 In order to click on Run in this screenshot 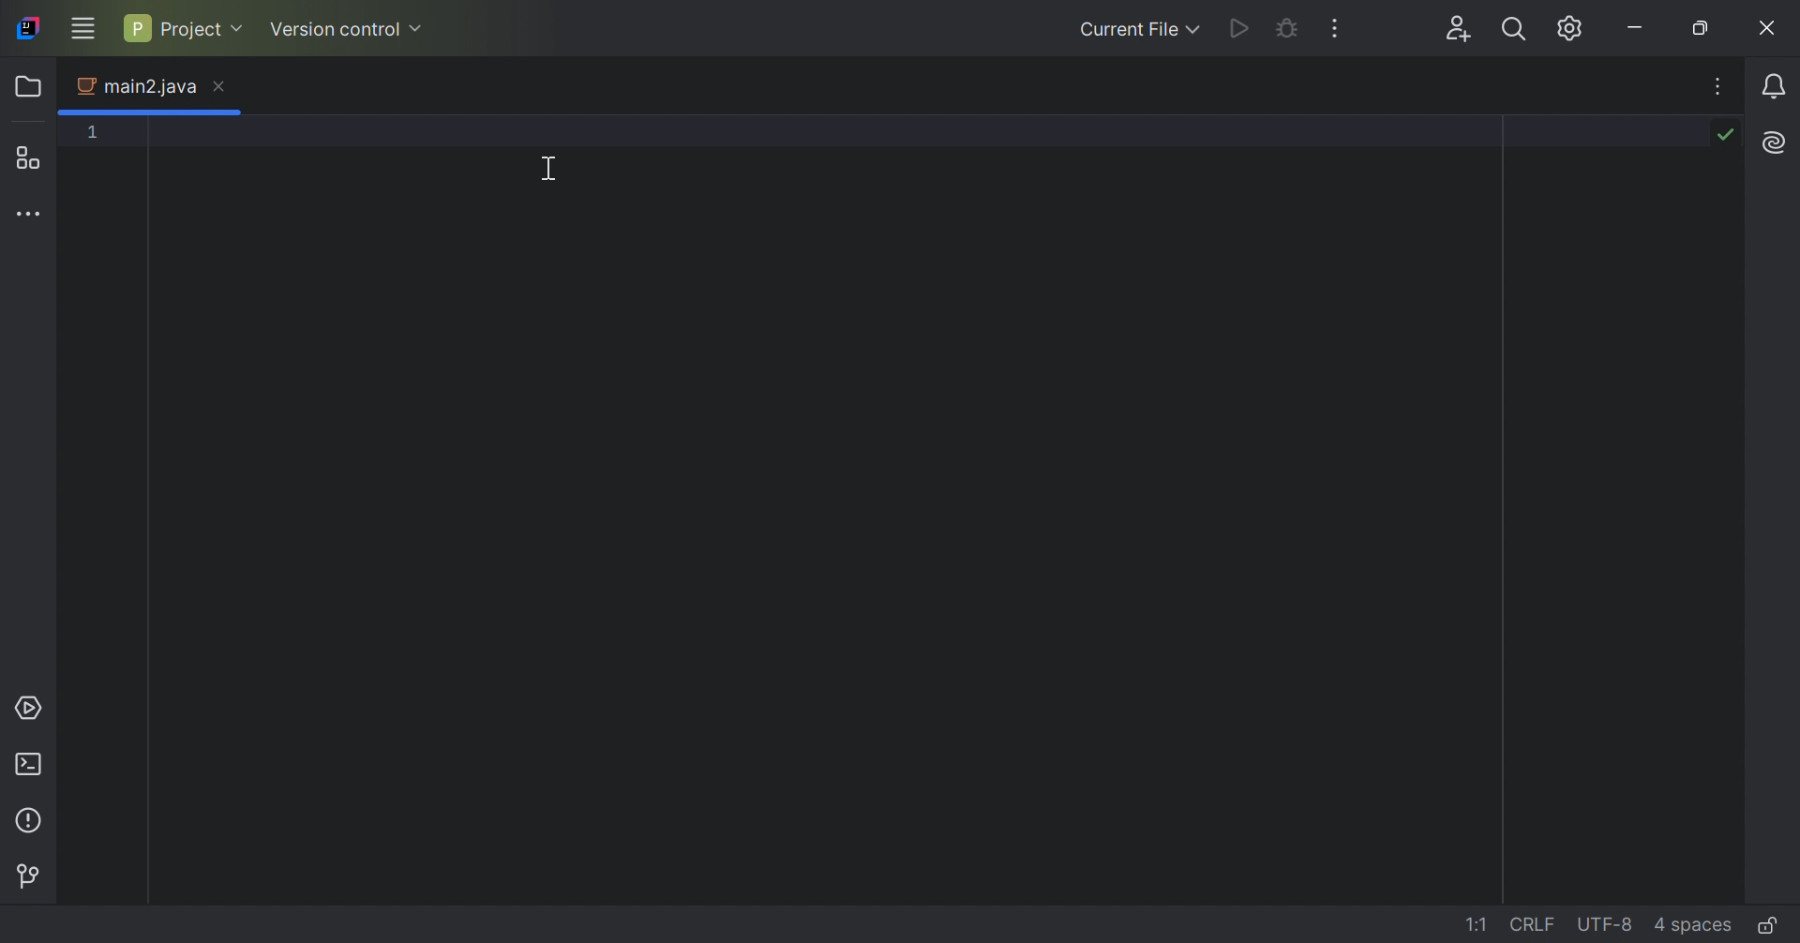, I will do `click(1240, 27)`.